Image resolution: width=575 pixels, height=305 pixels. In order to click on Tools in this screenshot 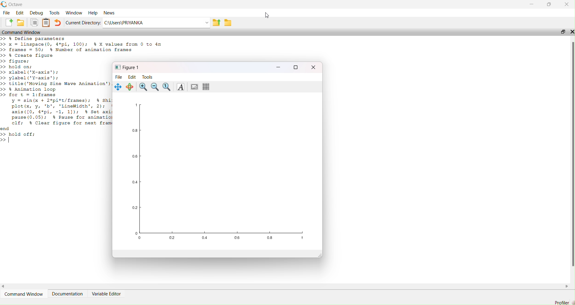, I will do `click(54, 13)`.